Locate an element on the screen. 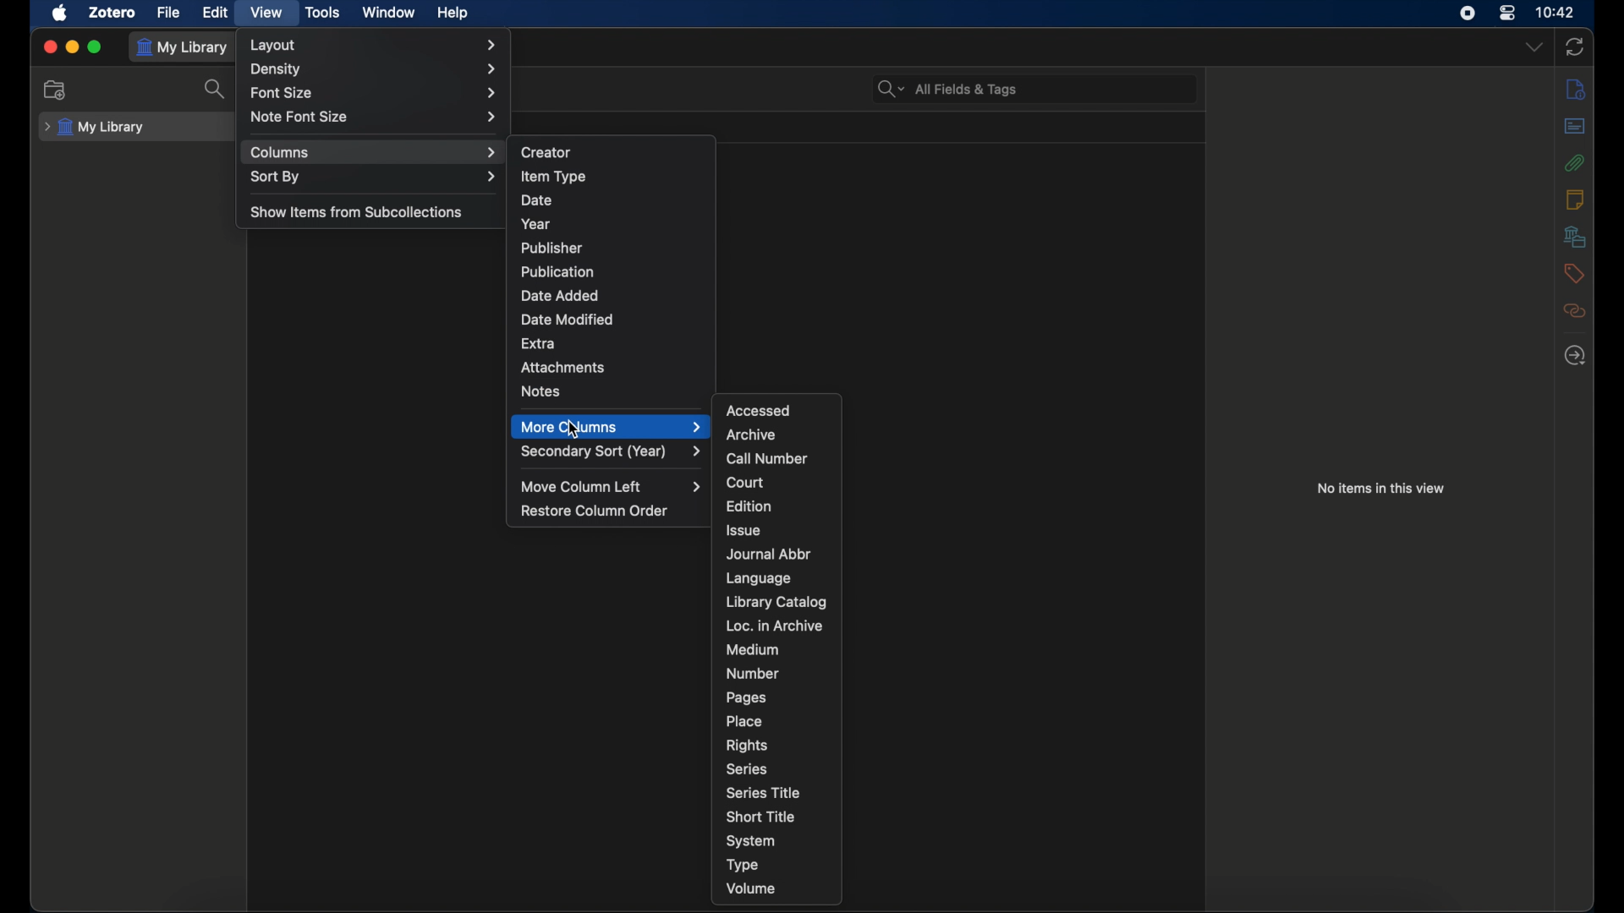 The height and width of the screenshot is (913, 1624). item type is located at coordinates (553, 176).